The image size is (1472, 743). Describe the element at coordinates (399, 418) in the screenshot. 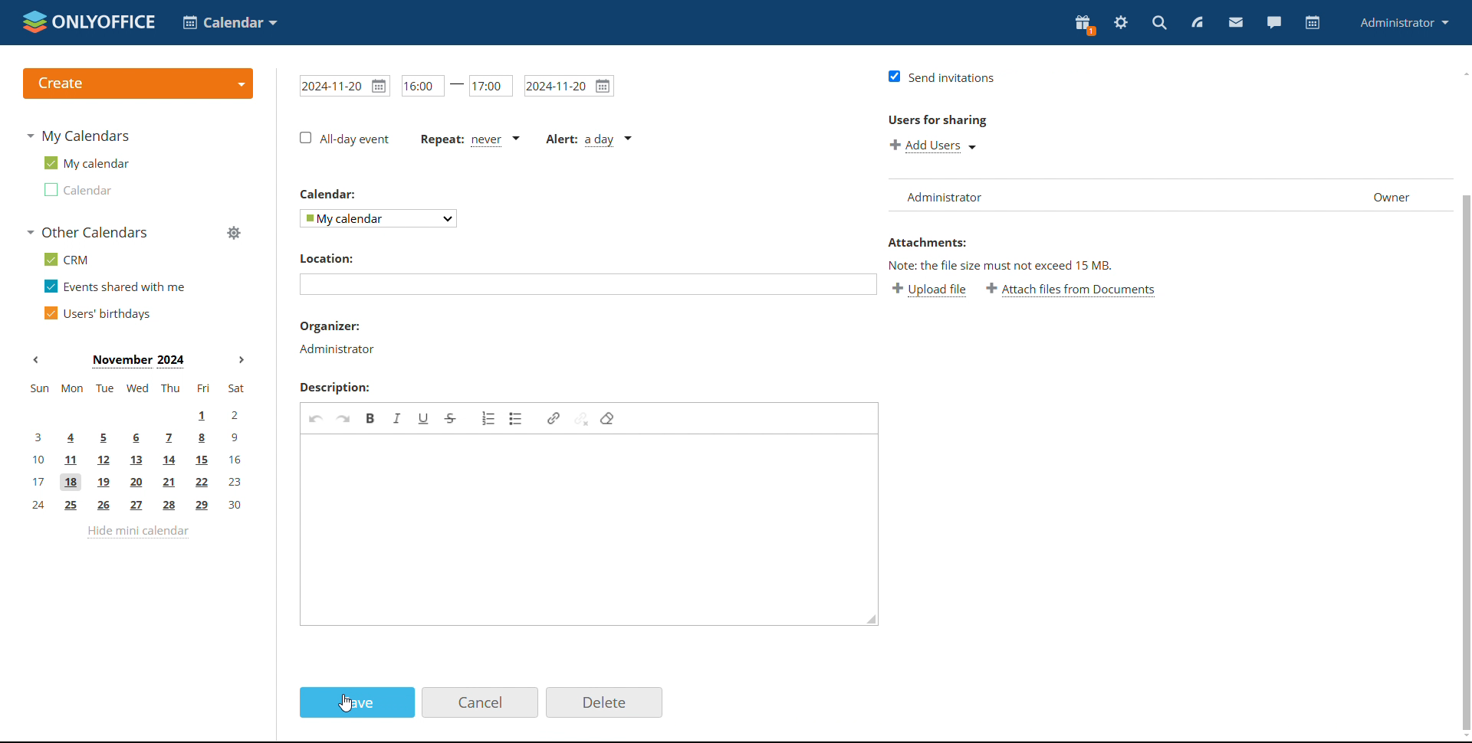

I see `Italic` at that location.